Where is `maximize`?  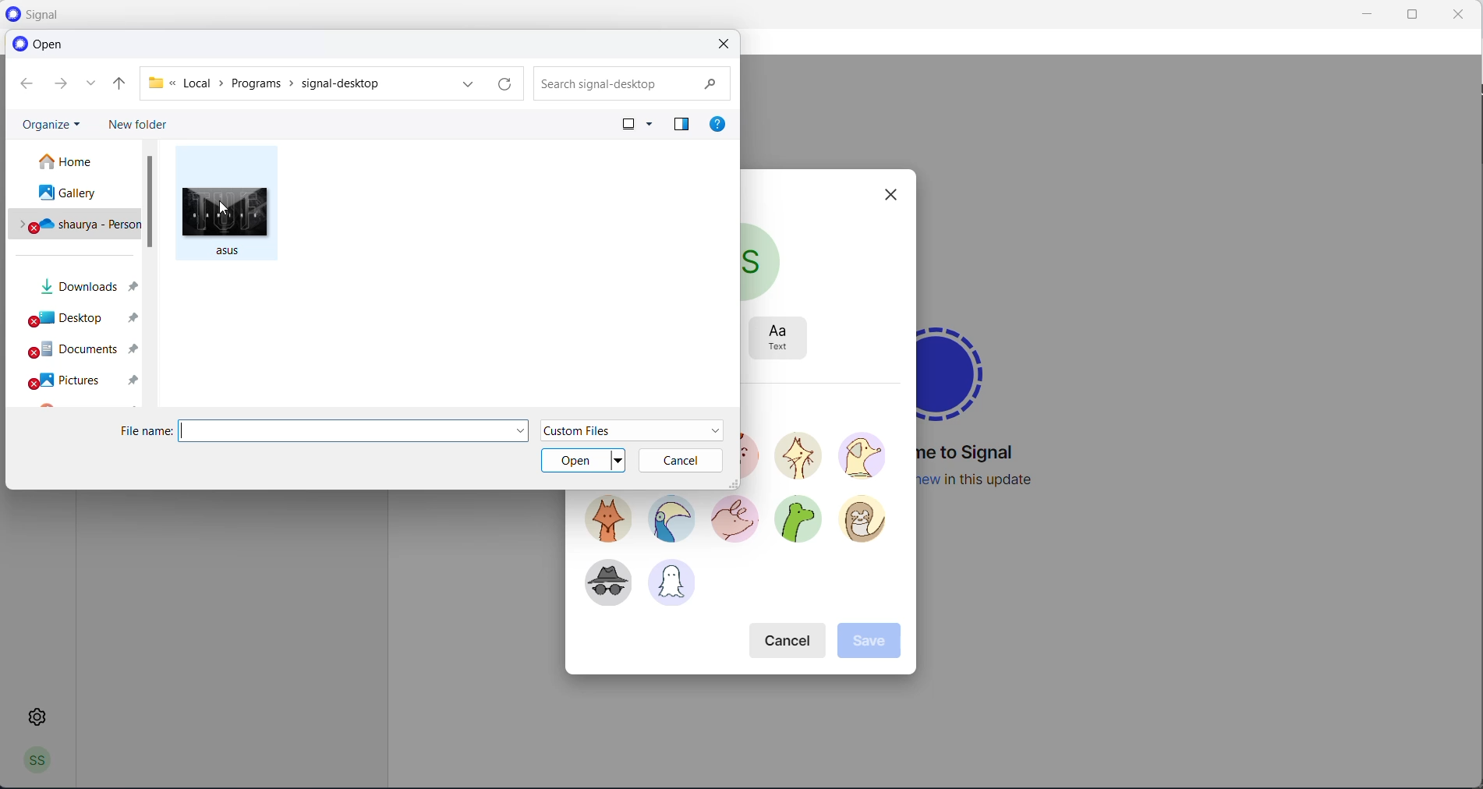 maximize is located at coordinates (1408, 15).